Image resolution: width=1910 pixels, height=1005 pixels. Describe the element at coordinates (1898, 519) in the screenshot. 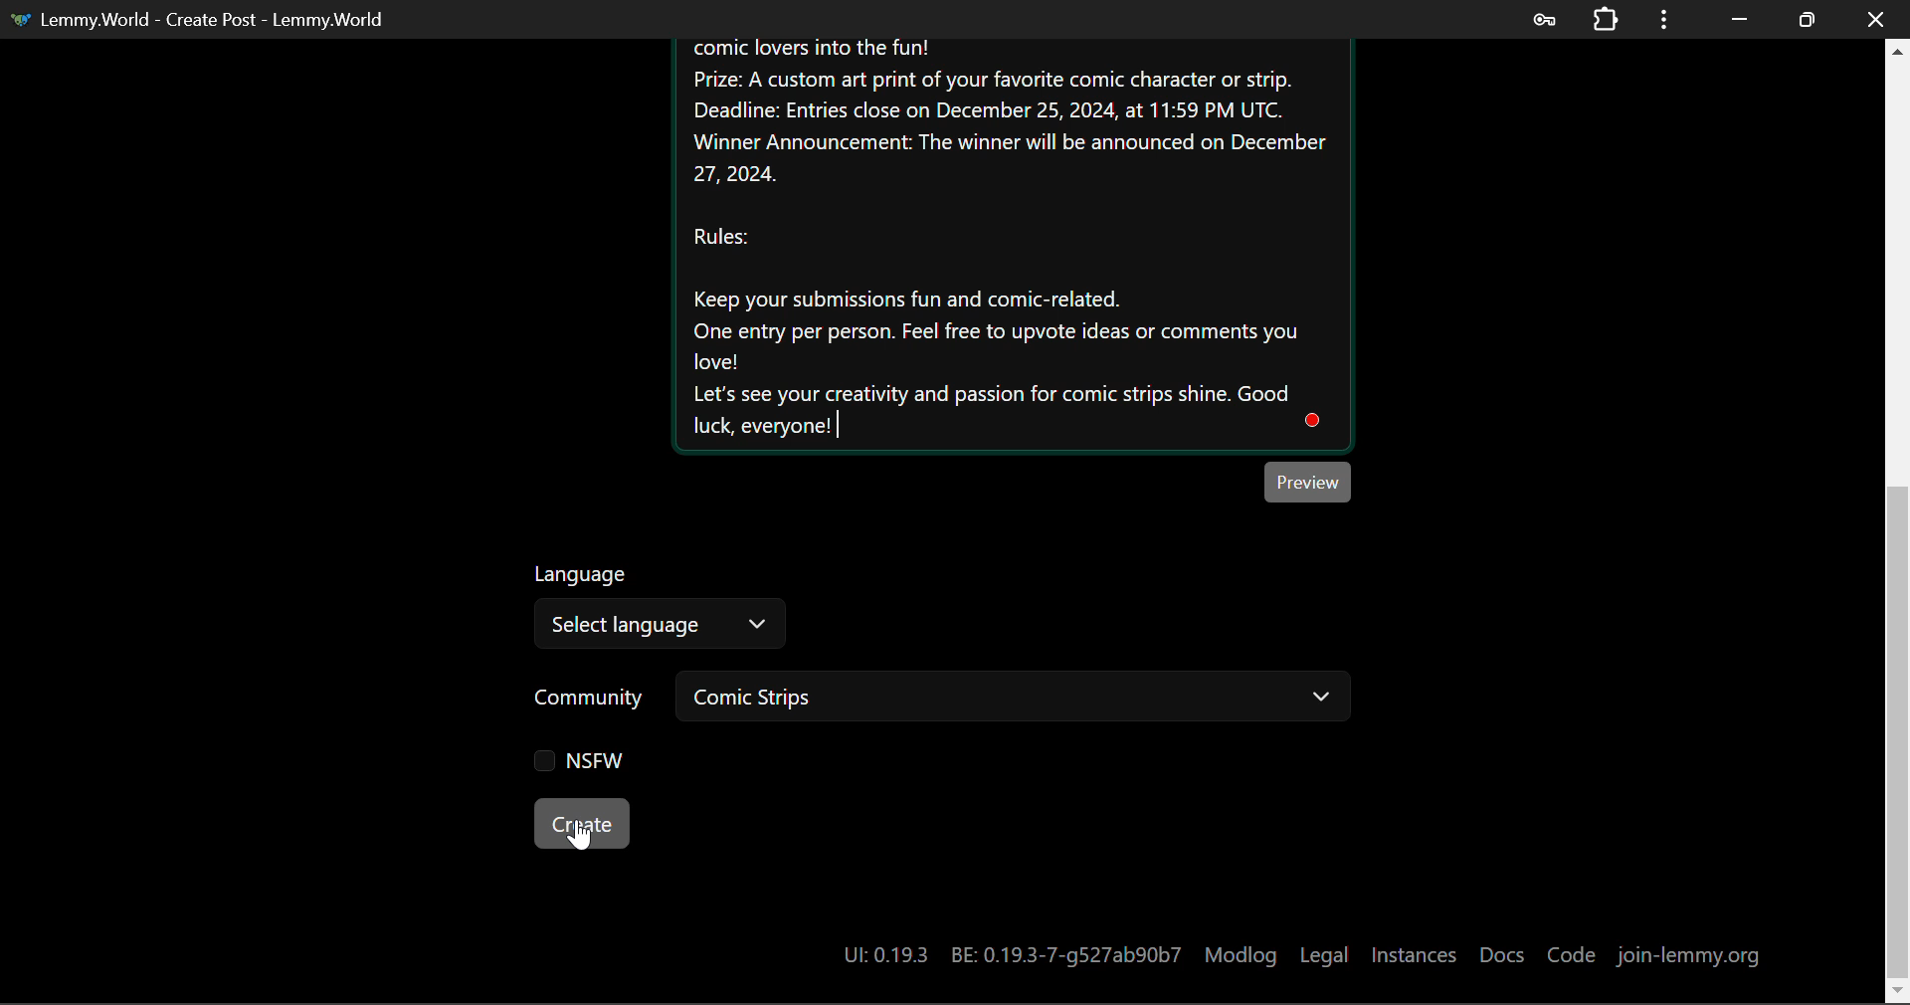

I see `Scroll Bar` at that location.